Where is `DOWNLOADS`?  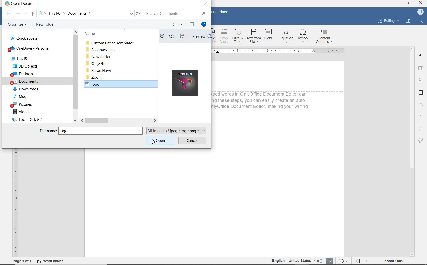
DOWNLOADS is located at coordinates (26, 90).